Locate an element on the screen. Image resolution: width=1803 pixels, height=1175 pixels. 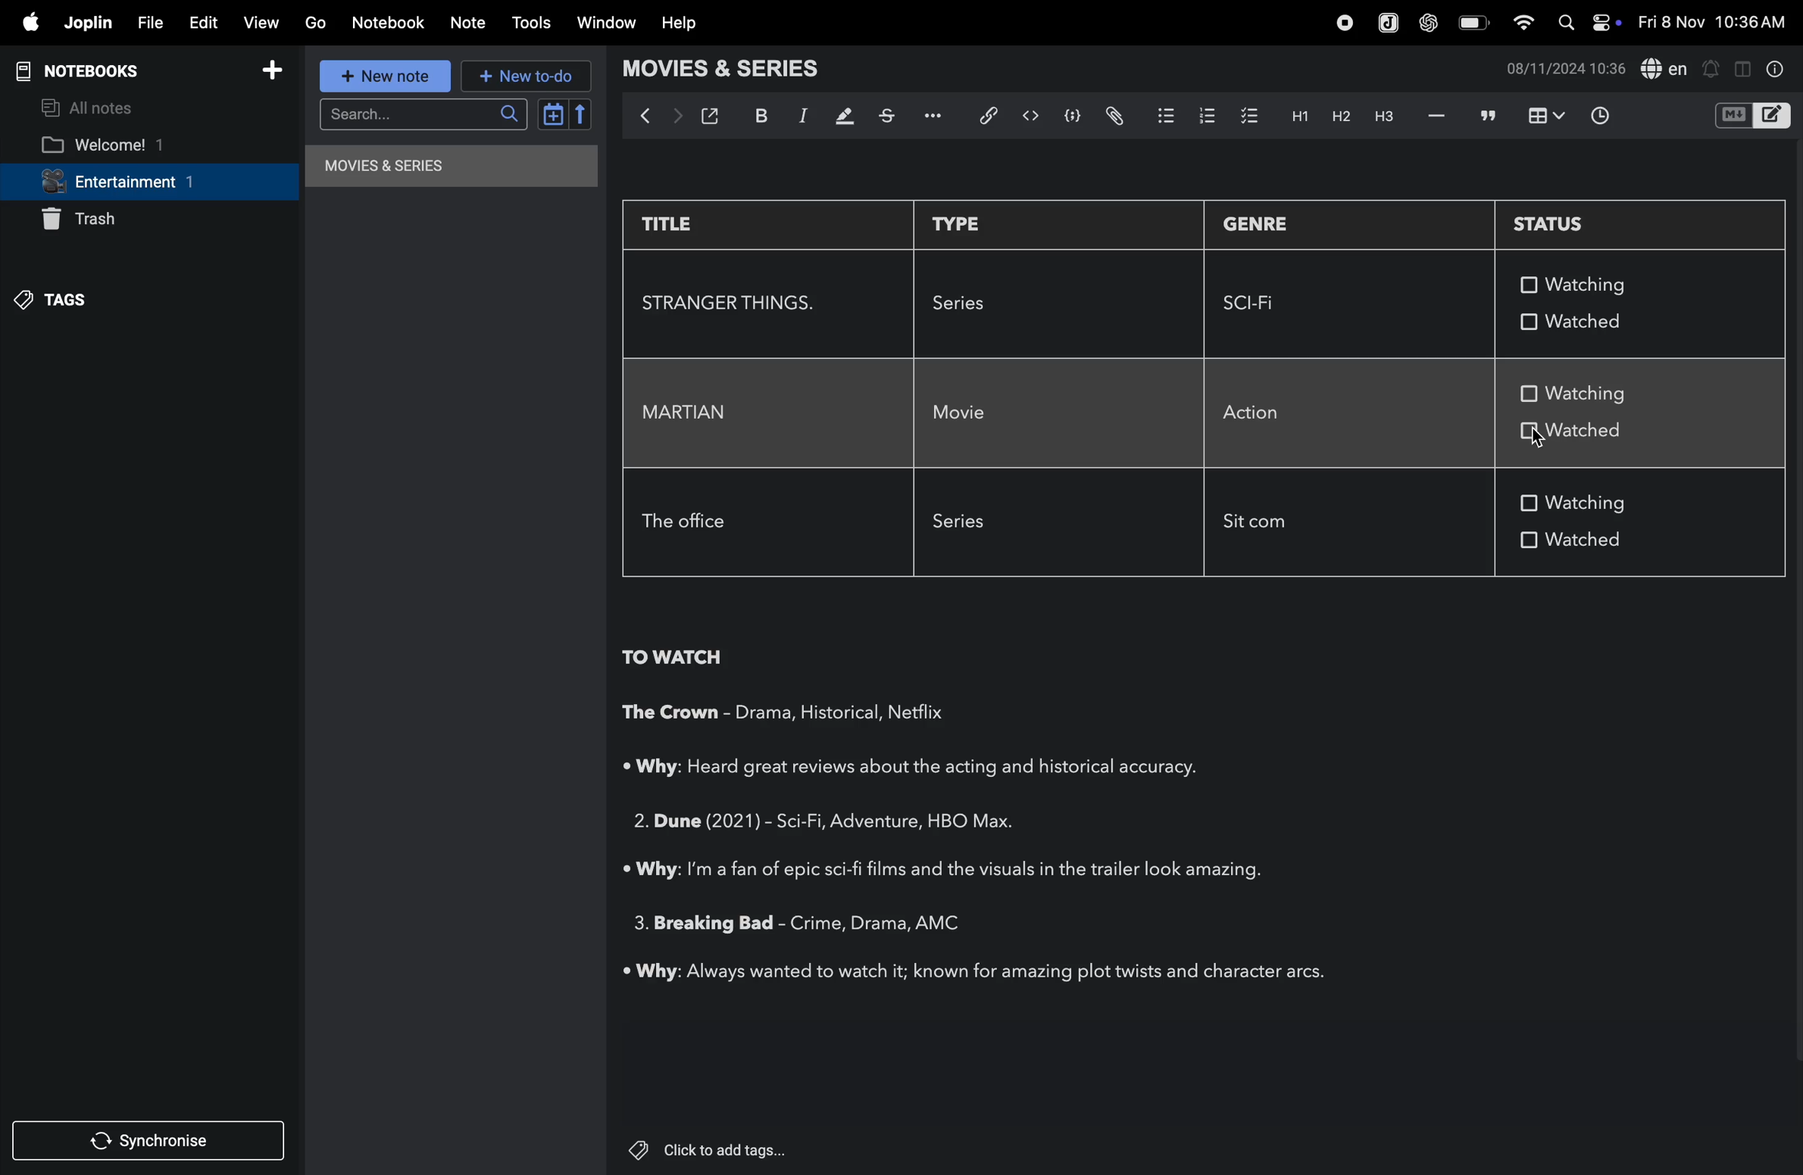
help is located at coordinates (677, 24).